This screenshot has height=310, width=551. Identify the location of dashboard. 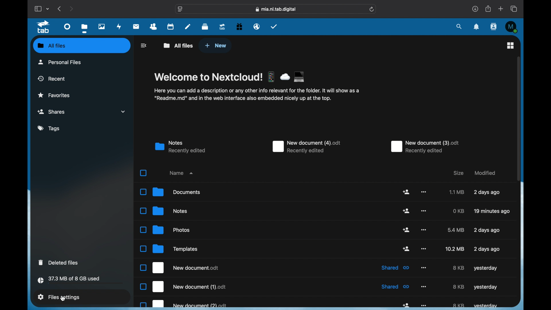
(67, 27).